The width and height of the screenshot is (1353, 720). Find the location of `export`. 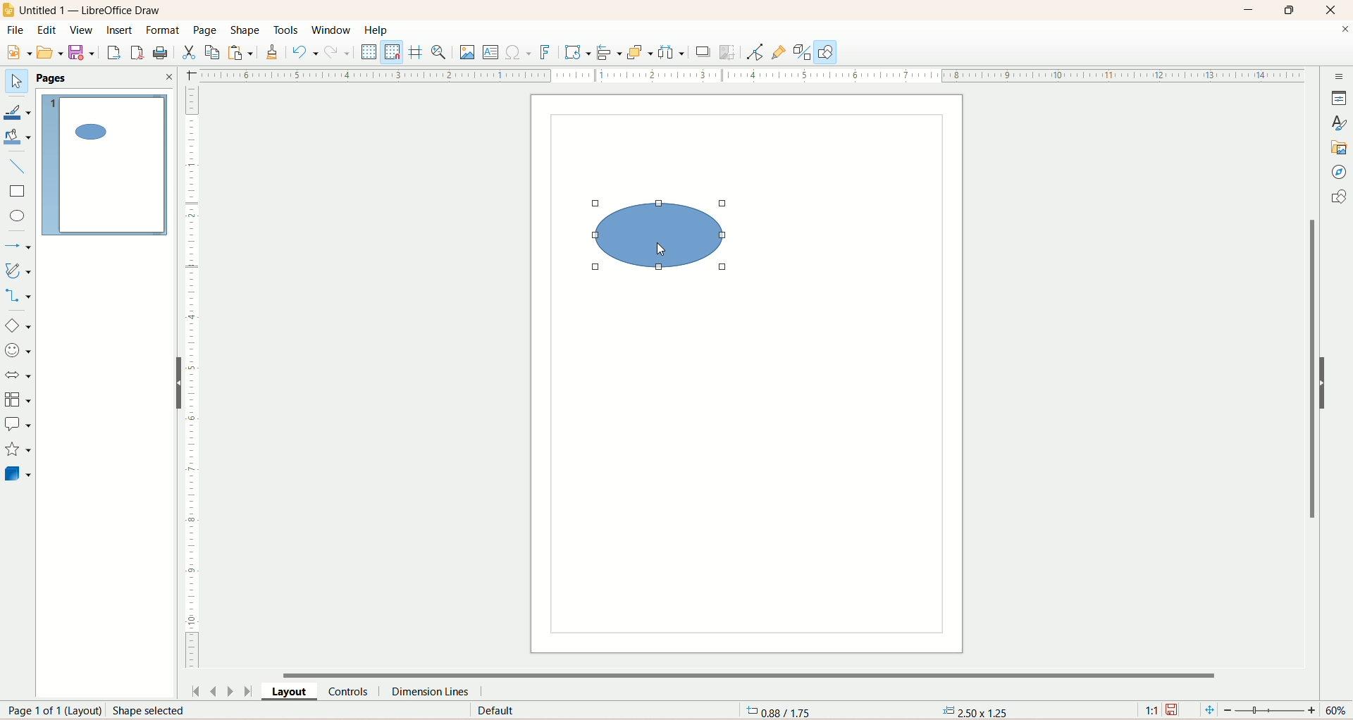

export is located at coordinates (115, 49).